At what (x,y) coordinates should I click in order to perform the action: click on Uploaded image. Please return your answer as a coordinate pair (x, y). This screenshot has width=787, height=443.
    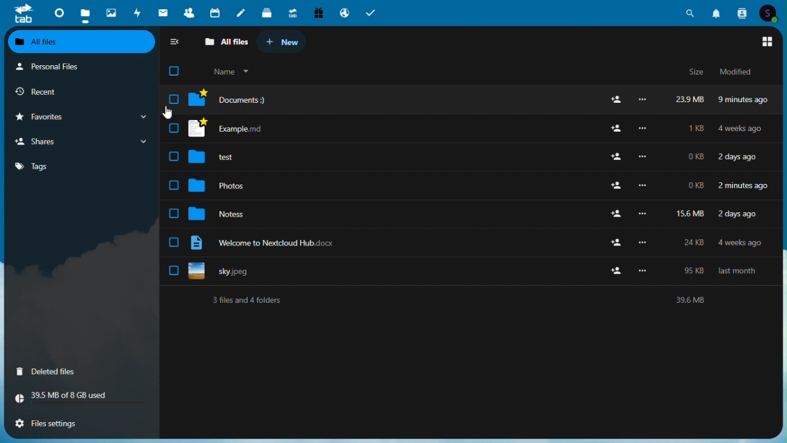
    Looking at the image, I should click on (482, 271).